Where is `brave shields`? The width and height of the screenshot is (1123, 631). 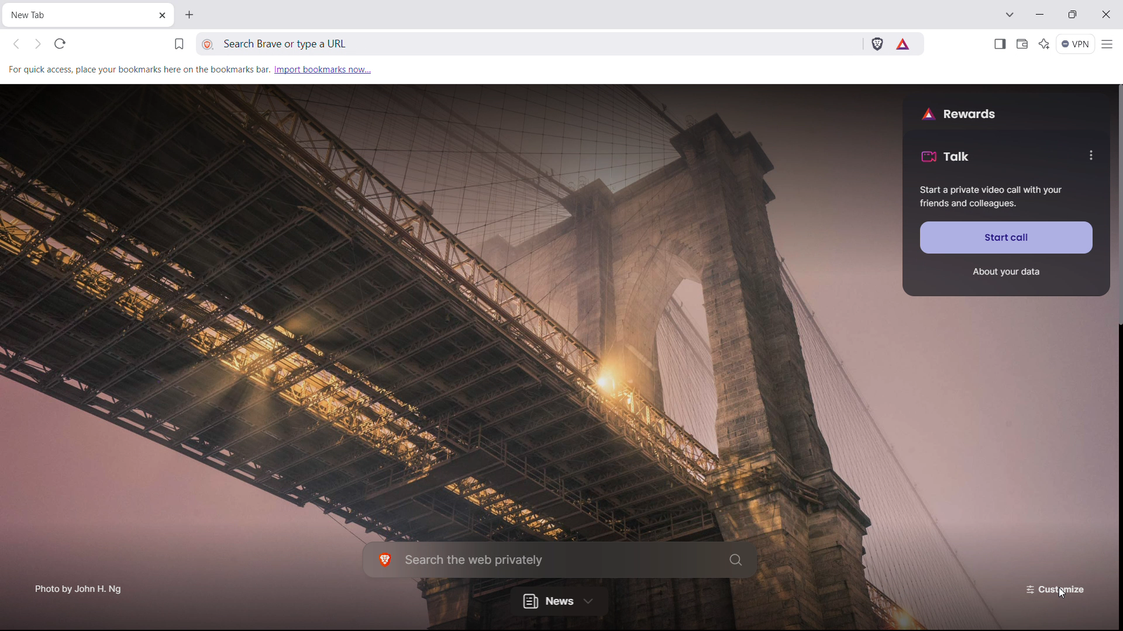
brave shields is located at coordinates (877, 43).